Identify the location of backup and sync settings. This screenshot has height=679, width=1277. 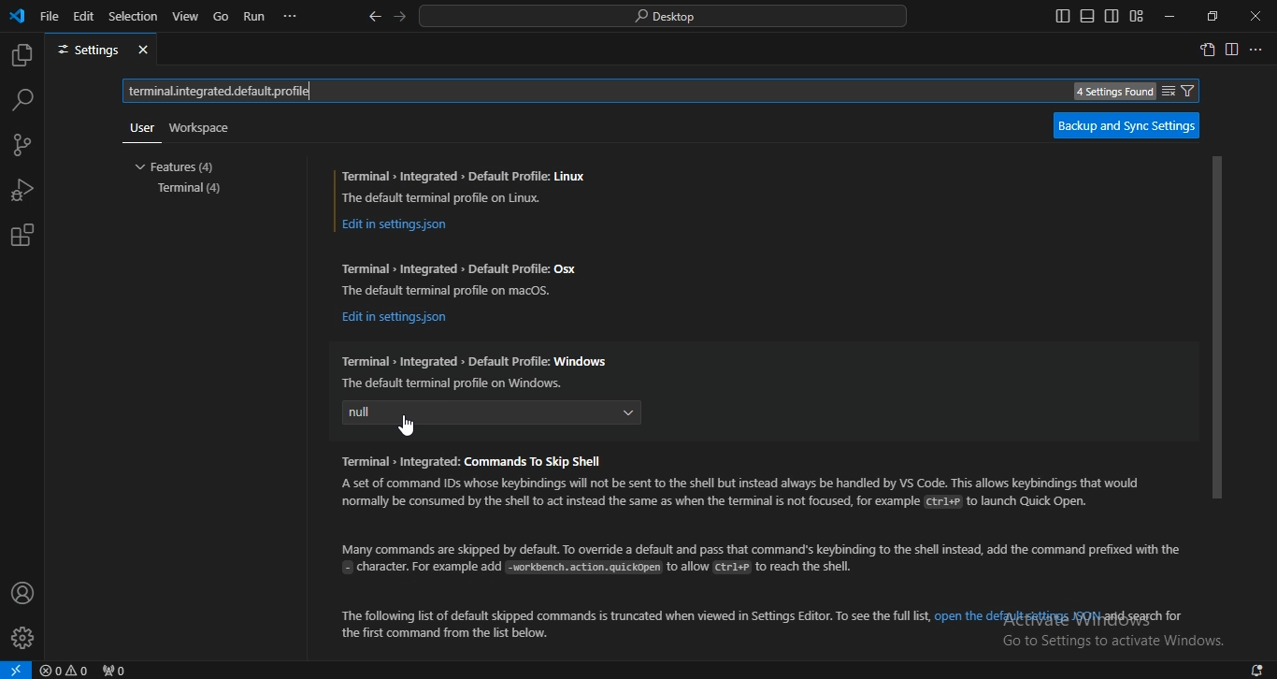
(1131, 123).